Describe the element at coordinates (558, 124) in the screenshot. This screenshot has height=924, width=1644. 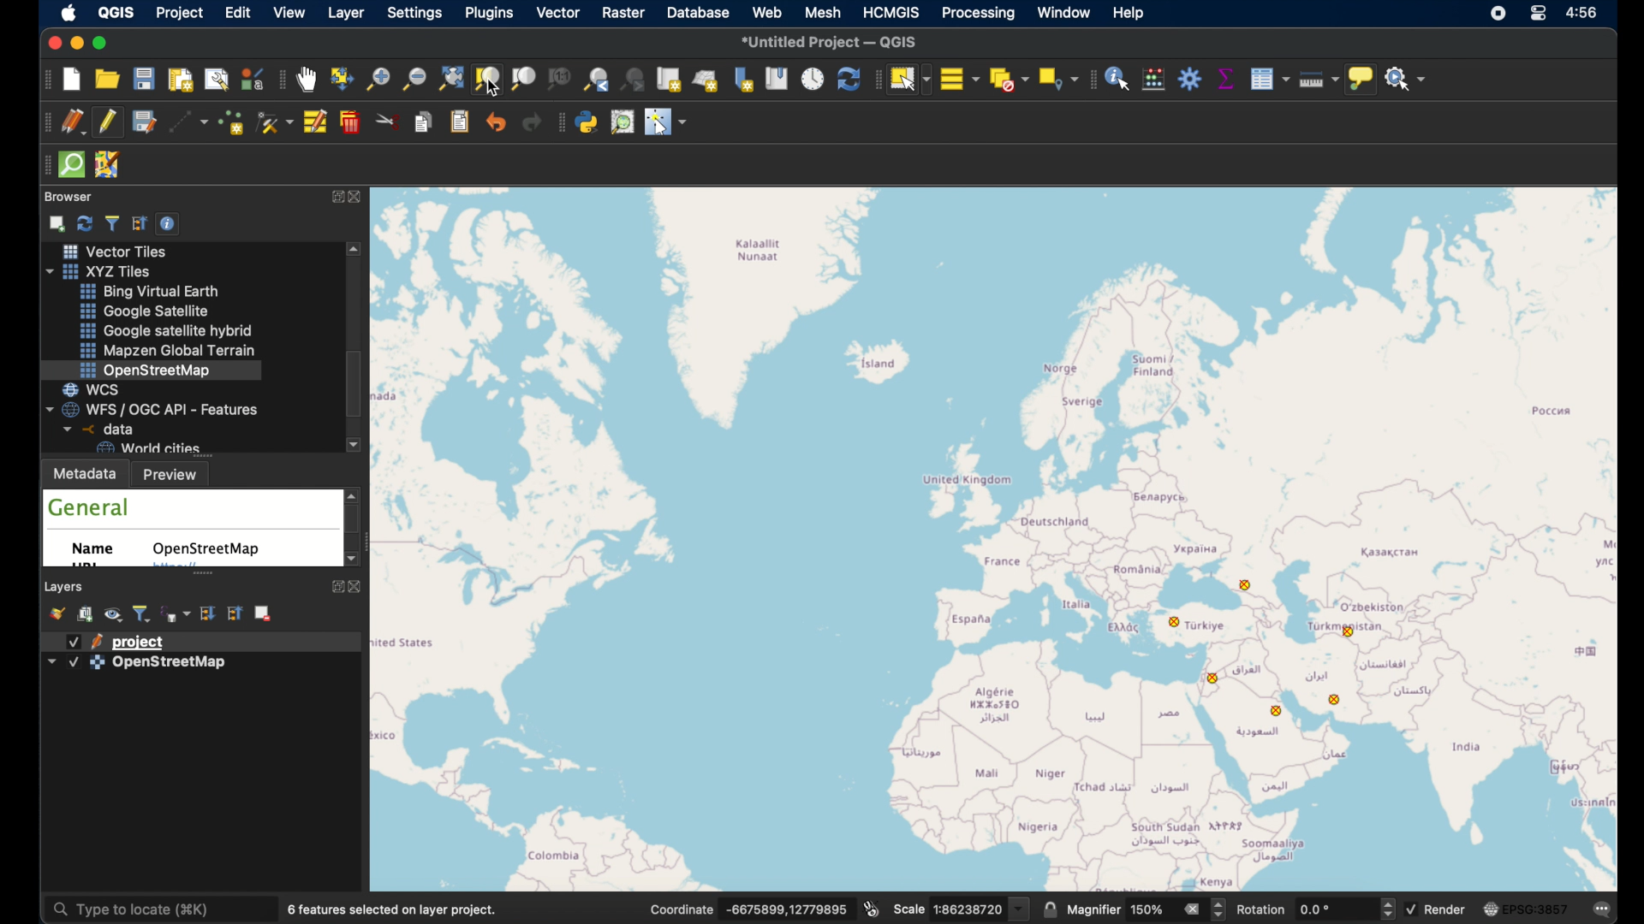
I see `plugins toolbar` at that location.